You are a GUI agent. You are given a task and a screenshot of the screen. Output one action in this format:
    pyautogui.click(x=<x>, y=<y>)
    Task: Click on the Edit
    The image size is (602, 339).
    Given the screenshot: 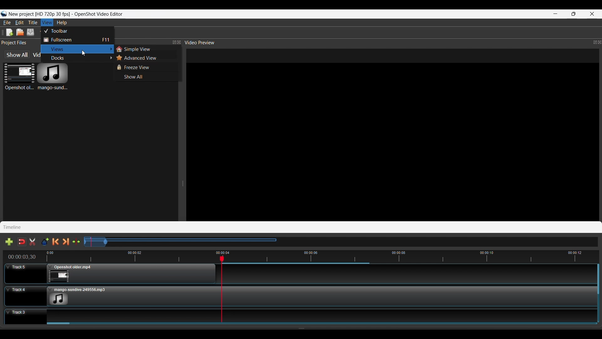 What is the action you would take?
    pyautogui.click(x=20, y=22)
    